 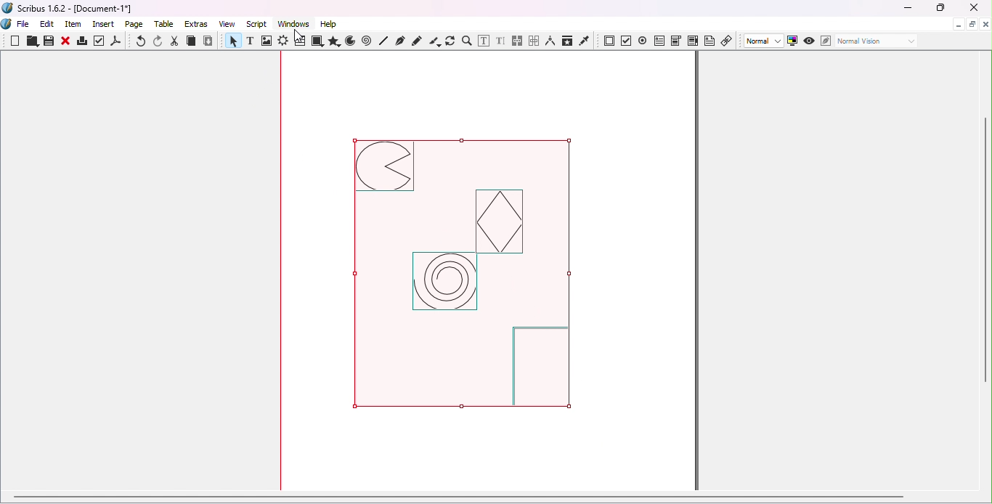 I want to click on Close, so click(x=65, y=42).